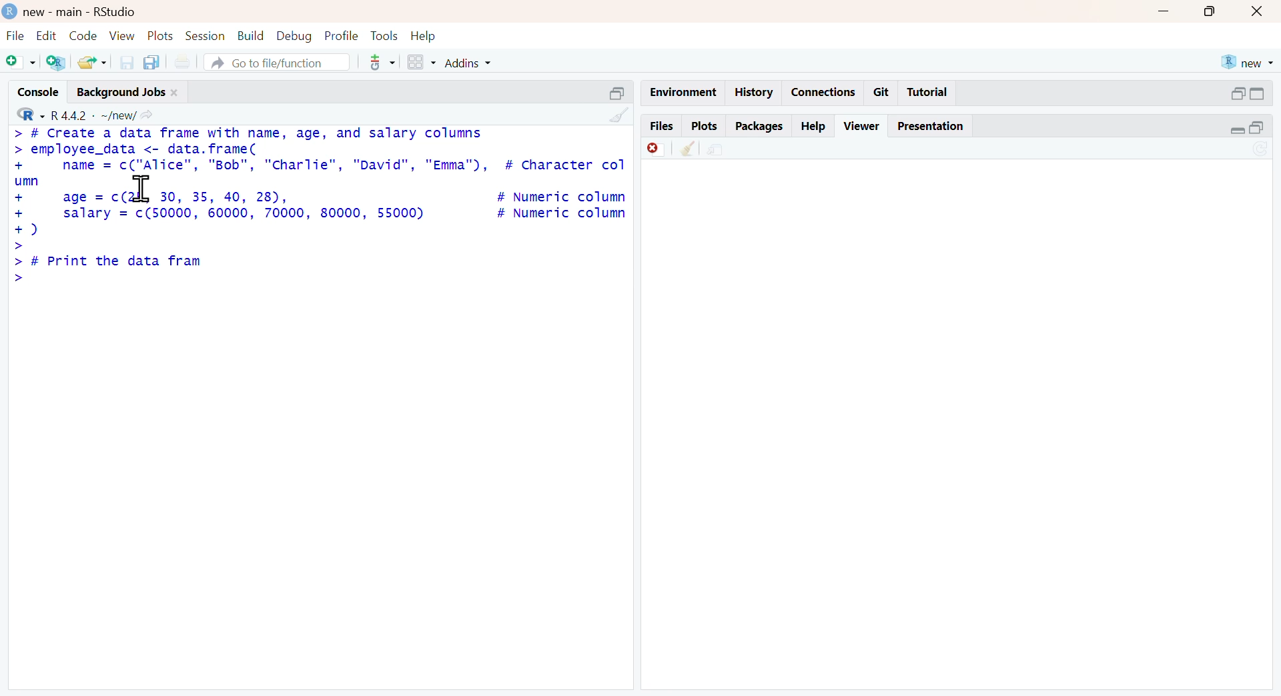 This screenshot has width=1281, height=696. I want to click on Help, so click(816, 125).